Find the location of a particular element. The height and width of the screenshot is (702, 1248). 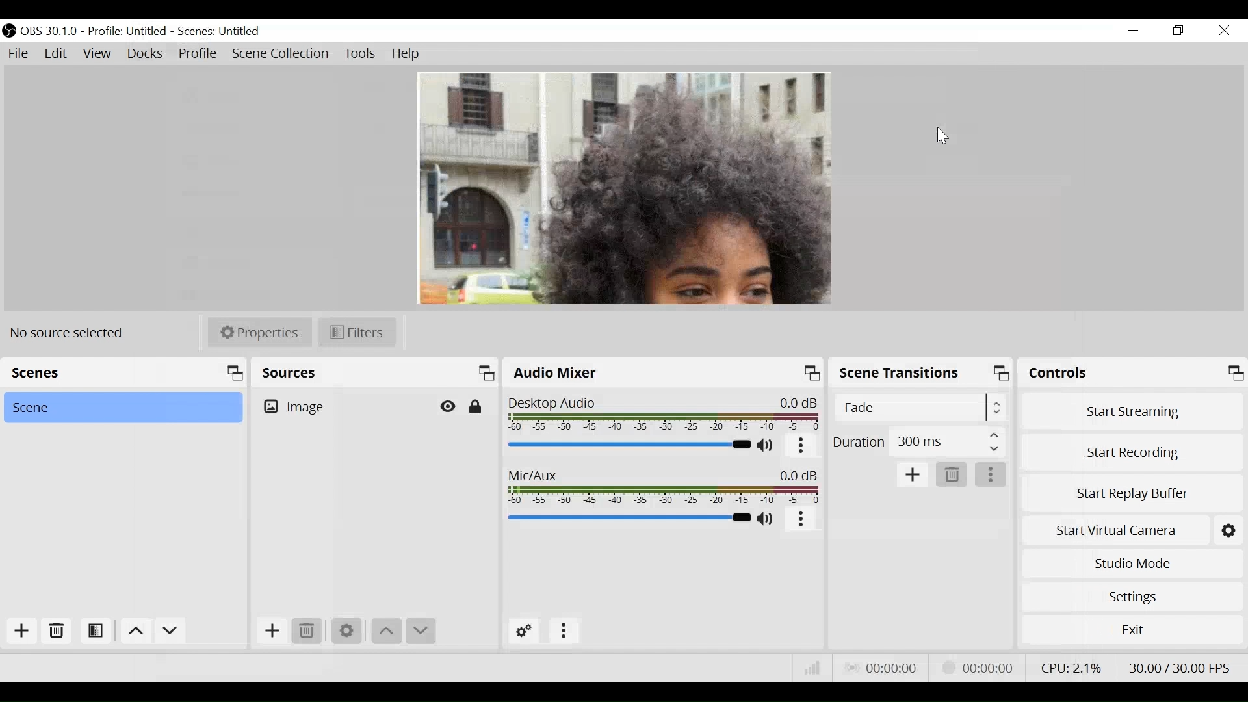

Cursor is located at coordinates (948, 138).